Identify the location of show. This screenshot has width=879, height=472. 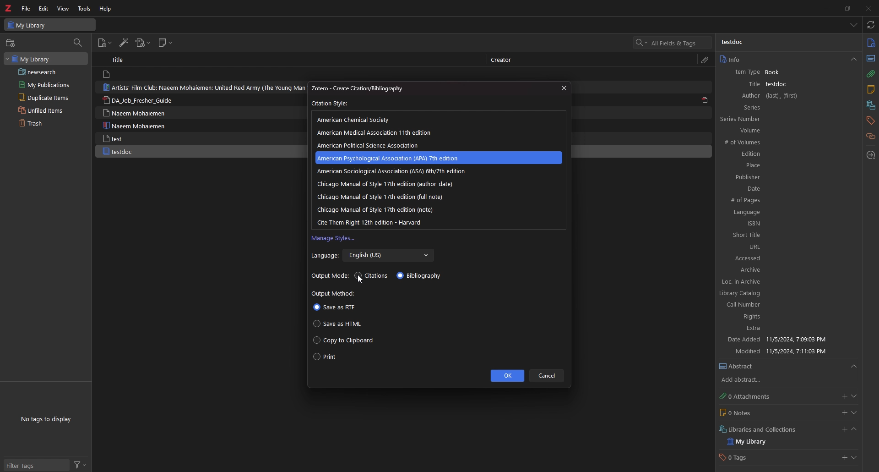
(854, 396).